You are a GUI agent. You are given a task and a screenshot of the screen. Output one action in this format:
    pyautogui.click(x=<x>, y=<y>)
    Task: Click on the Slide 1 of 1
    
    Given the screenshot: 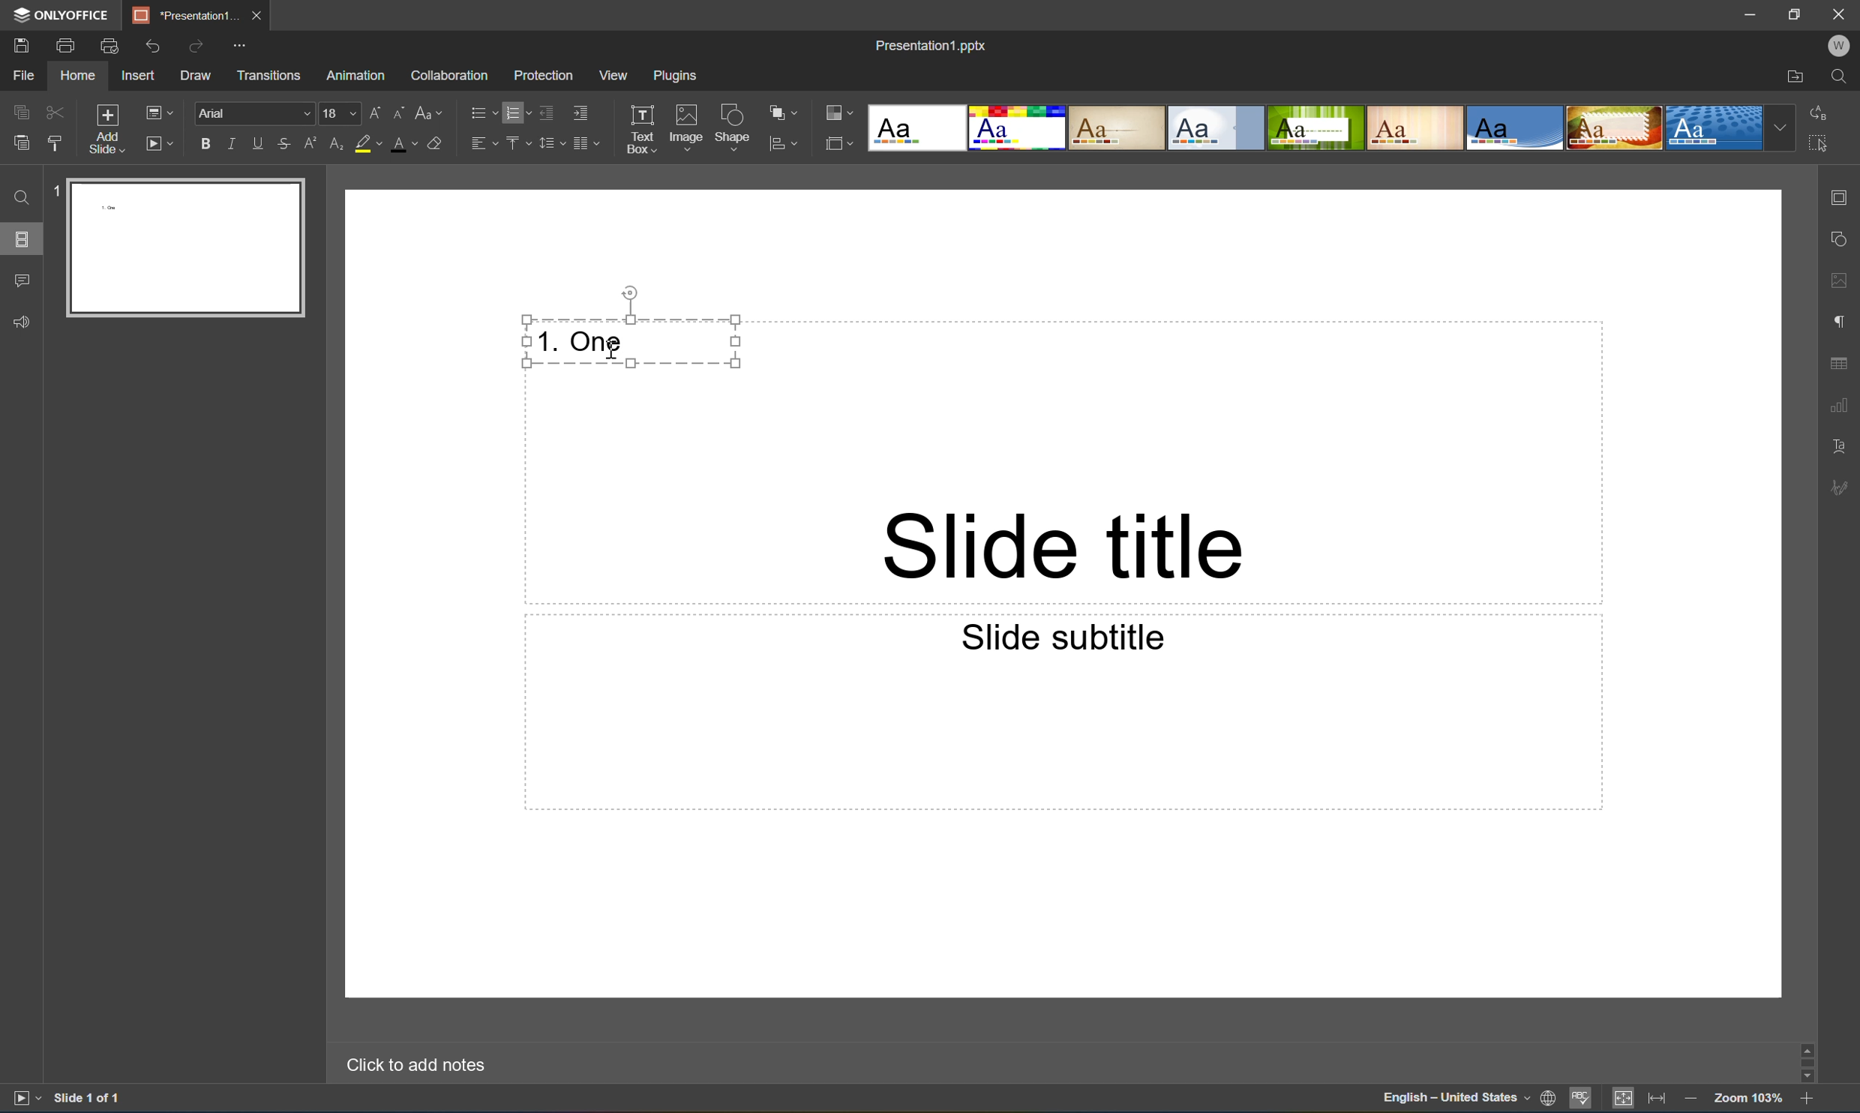 What is the action you would take?
    pyautogui.click(x=91, y=1097)
    